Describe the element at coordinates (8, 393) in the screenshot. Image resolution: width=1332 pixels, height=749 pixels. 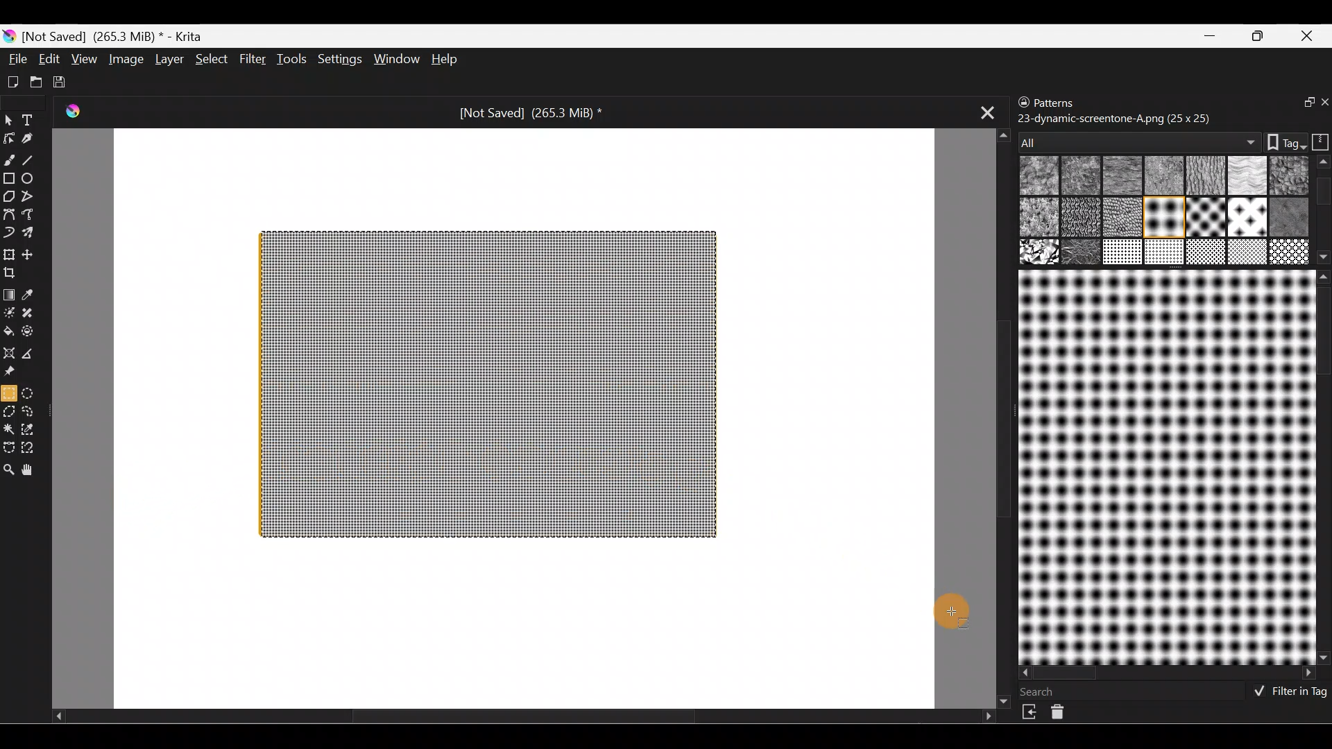
I see `Rectangular selection tool` at that location.